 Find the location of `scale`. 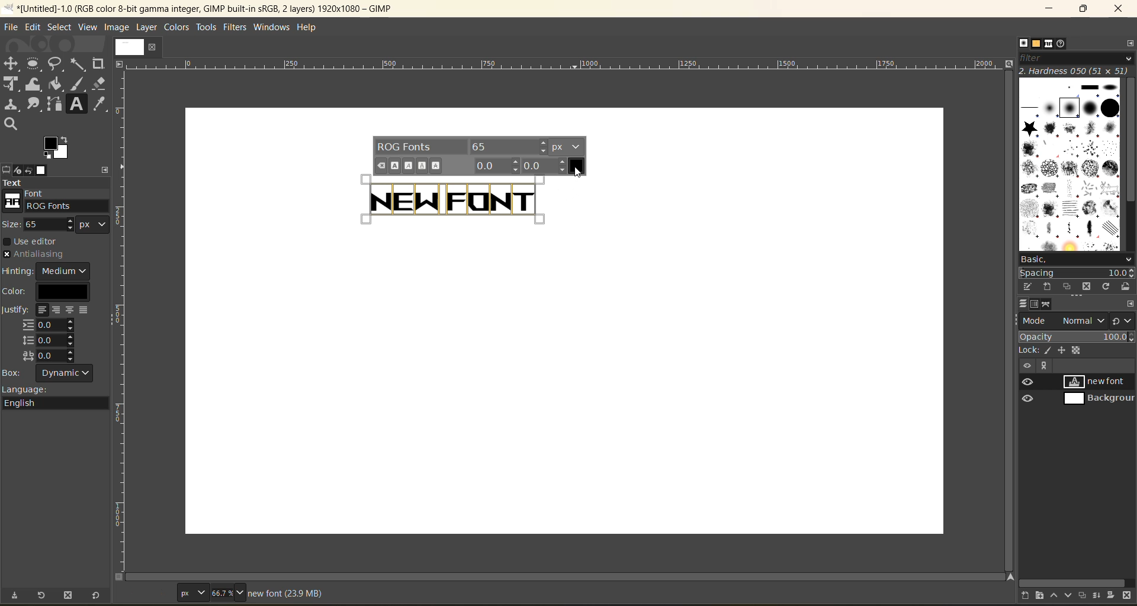

scale is located at coordinates (123, 286).